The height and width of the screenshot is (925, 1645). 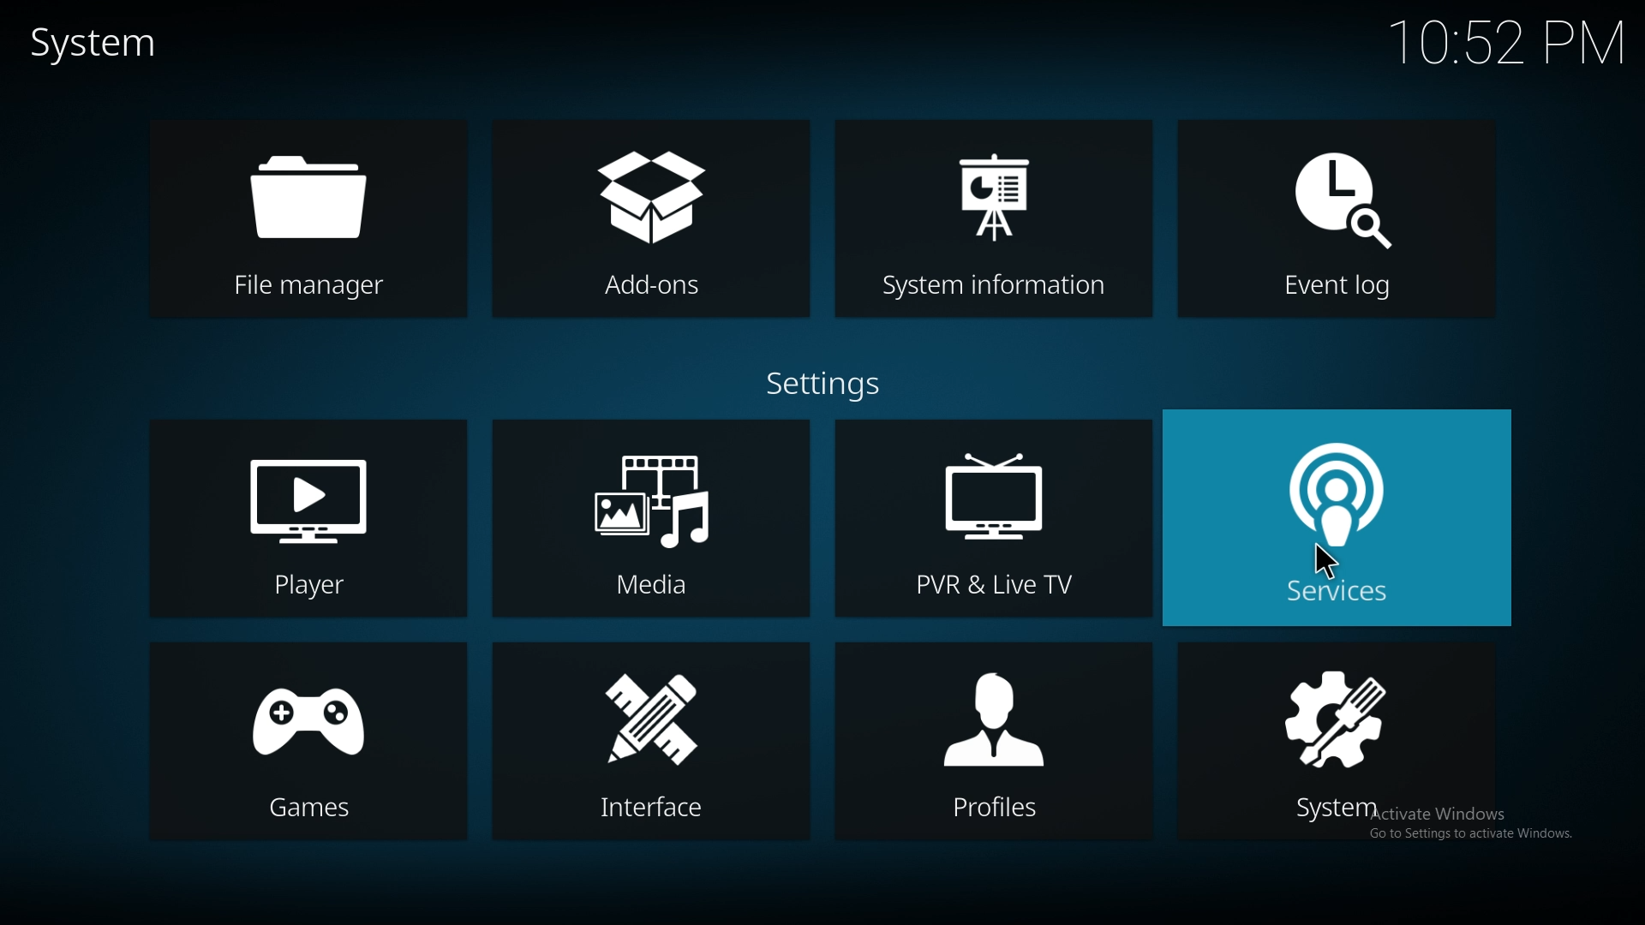 I want to click on system info, so click(x=988, y=216).